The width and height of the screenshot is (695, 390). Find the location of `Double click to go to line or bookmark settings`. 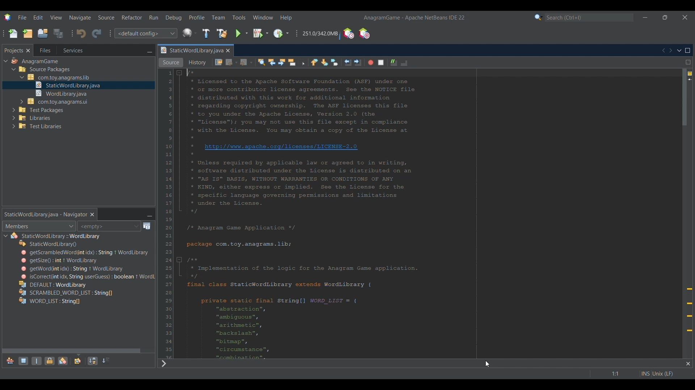

Double click to go to line or bookmark settings is located at coordinates (622, 374).